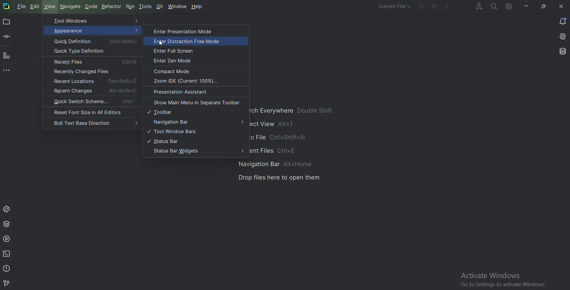  Describe the element at coordinates (161, 6) in the screenshot. I see `Git` at that location.